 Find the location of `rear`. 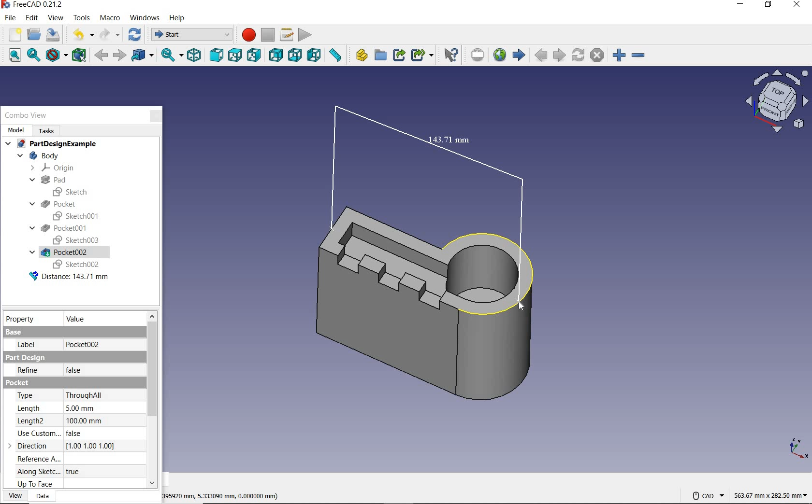

rear is located at coordinates (275, 56).